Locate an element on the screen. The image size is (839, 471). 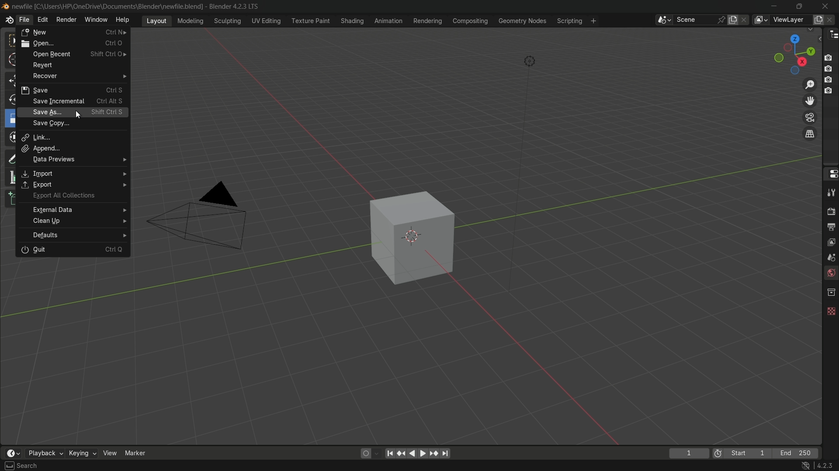
save is located at coordinates (73, 90).